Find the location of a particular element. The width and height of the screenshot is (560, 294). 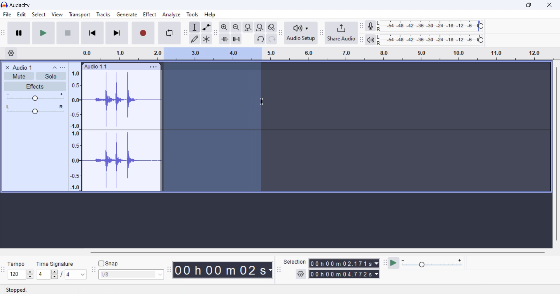

zoom out is located at coordinates (236, 28).